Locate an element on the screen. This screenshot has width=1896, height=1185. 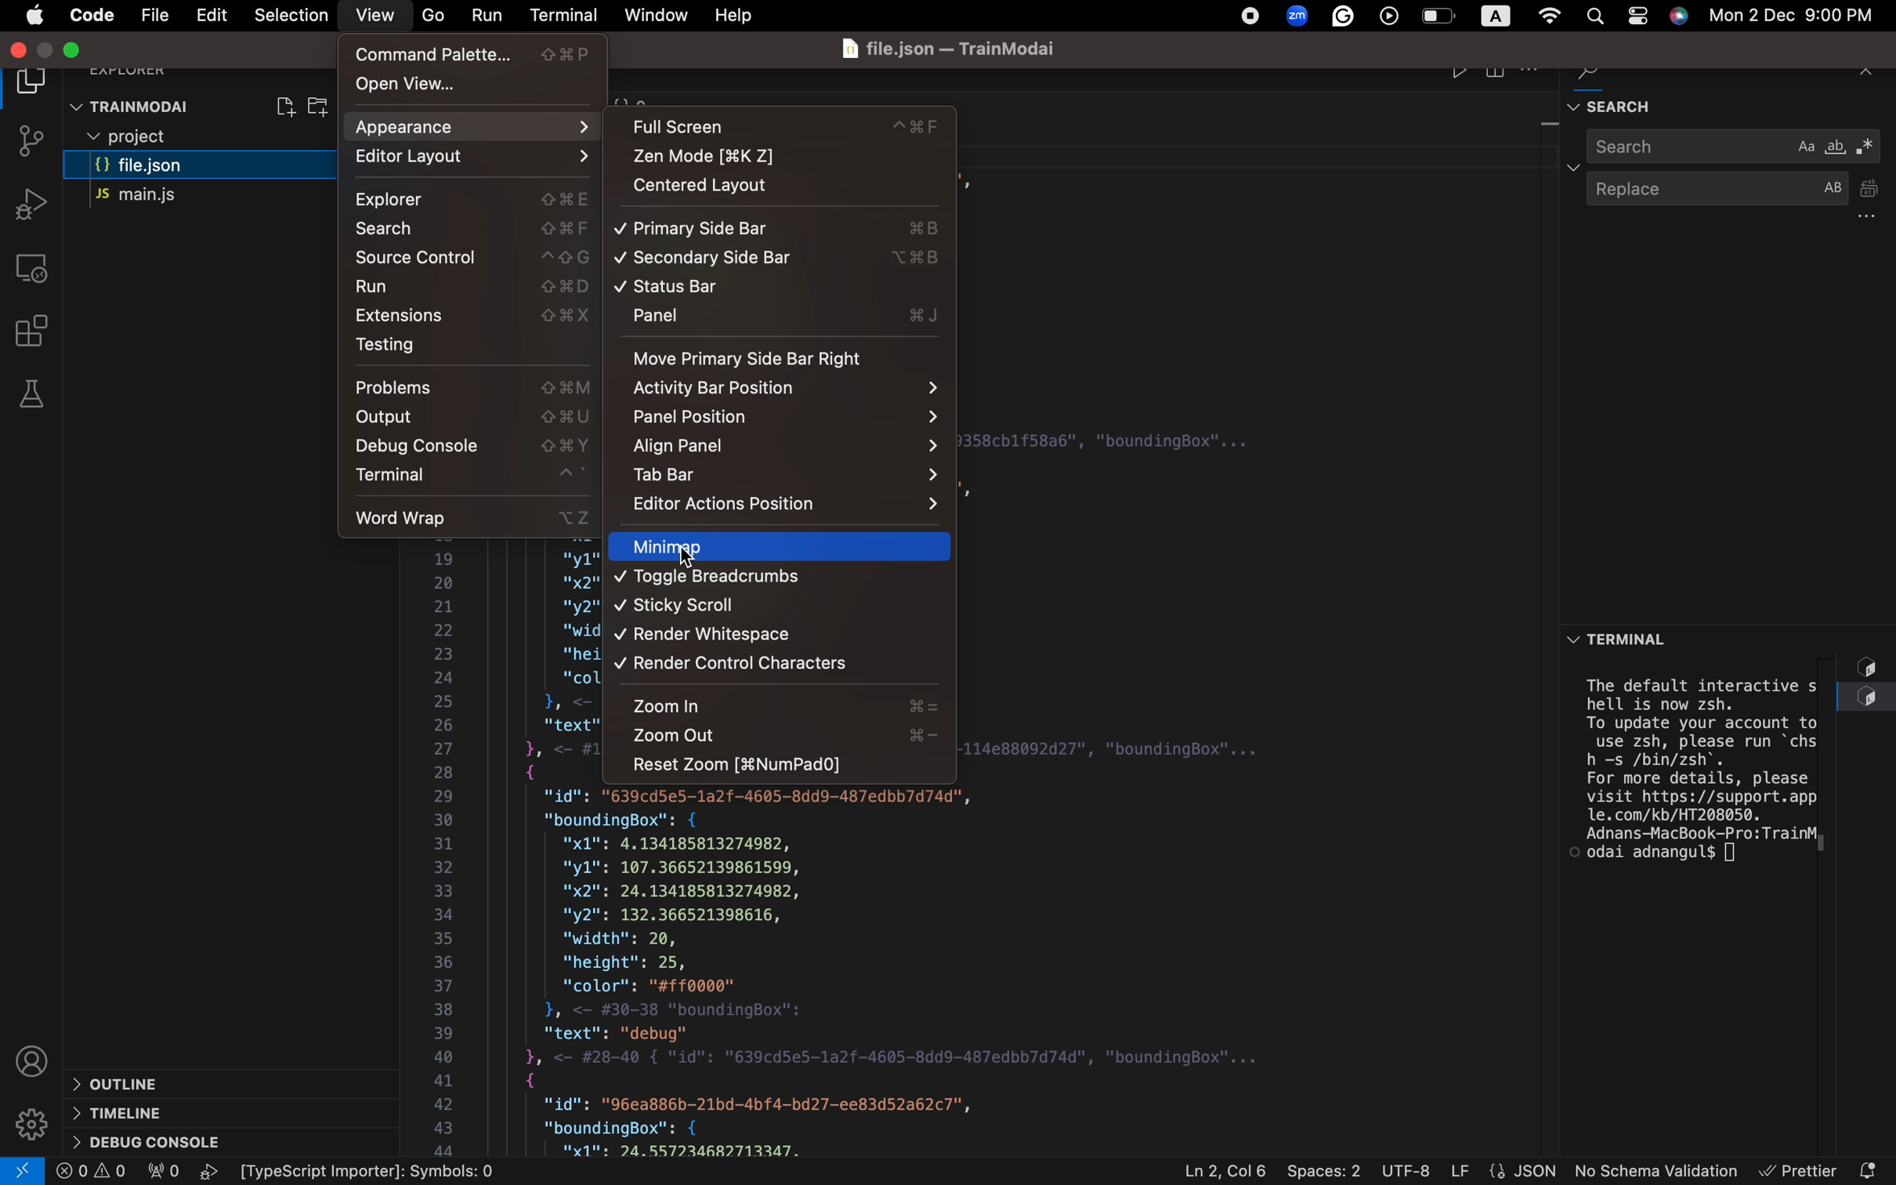
files and folders is located at coordinates (204, 137).